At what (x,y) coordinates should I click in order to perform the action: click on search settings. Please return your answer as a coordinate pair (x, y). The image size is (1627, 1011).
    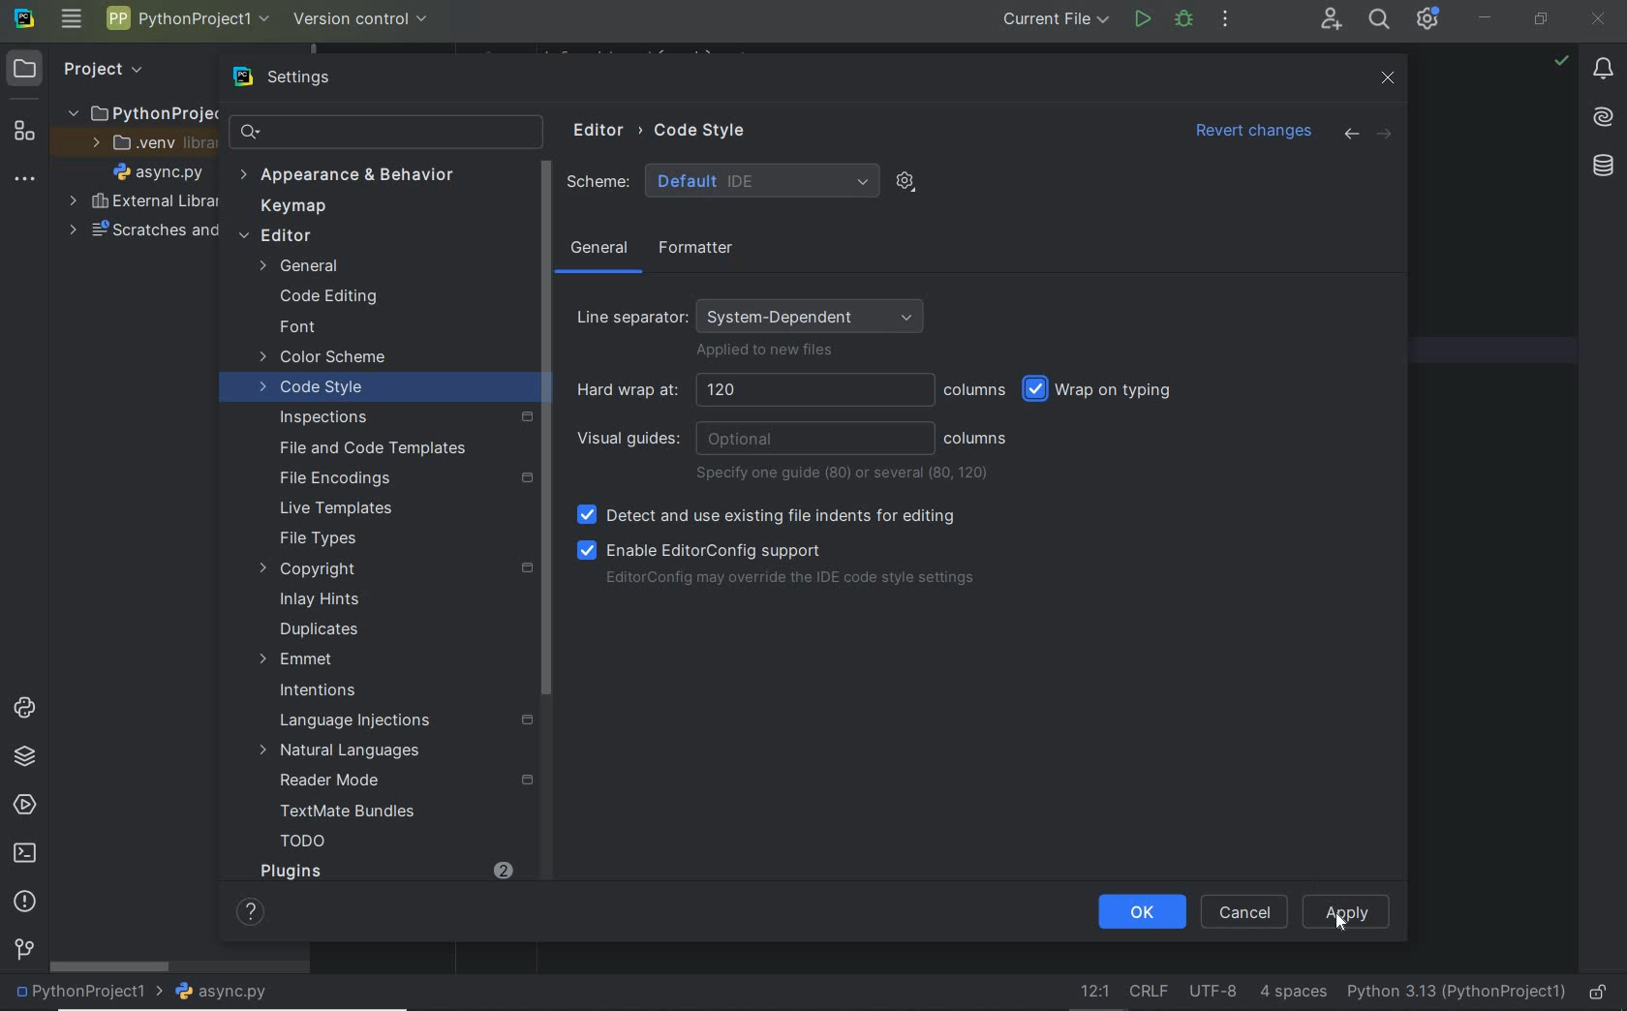
    Looking at the image, I should click on (370, 132).